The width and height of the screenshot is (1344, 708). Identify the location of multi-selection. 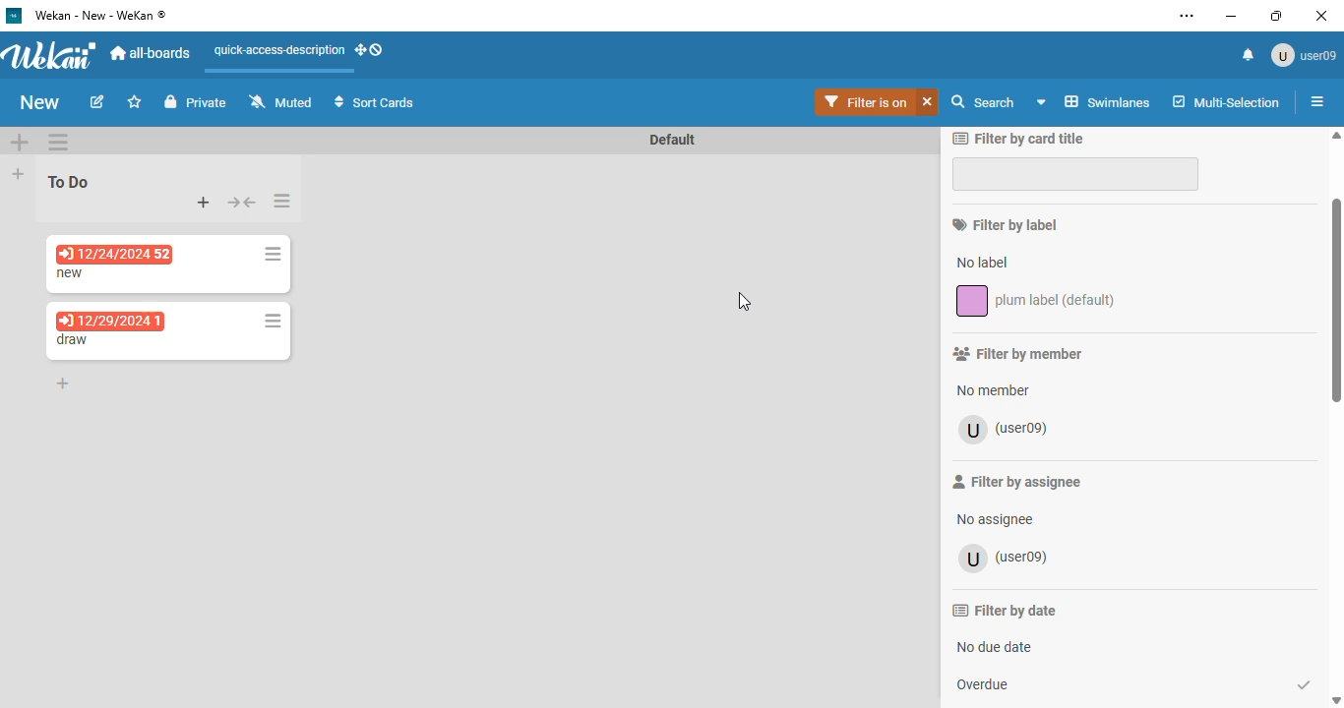
(1226, 101).